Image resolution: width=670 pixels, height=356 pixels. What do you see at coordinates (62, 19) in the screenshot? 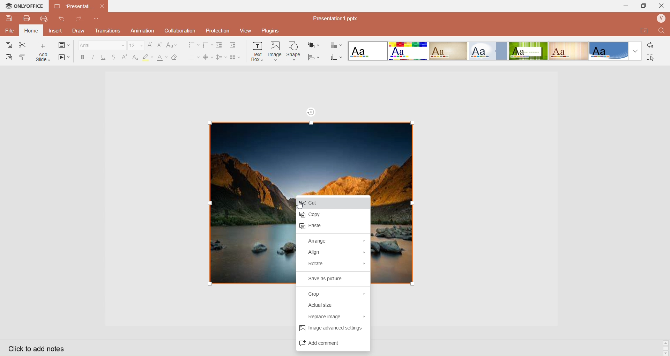
I see `Redo` at bounding box center [62, 19].